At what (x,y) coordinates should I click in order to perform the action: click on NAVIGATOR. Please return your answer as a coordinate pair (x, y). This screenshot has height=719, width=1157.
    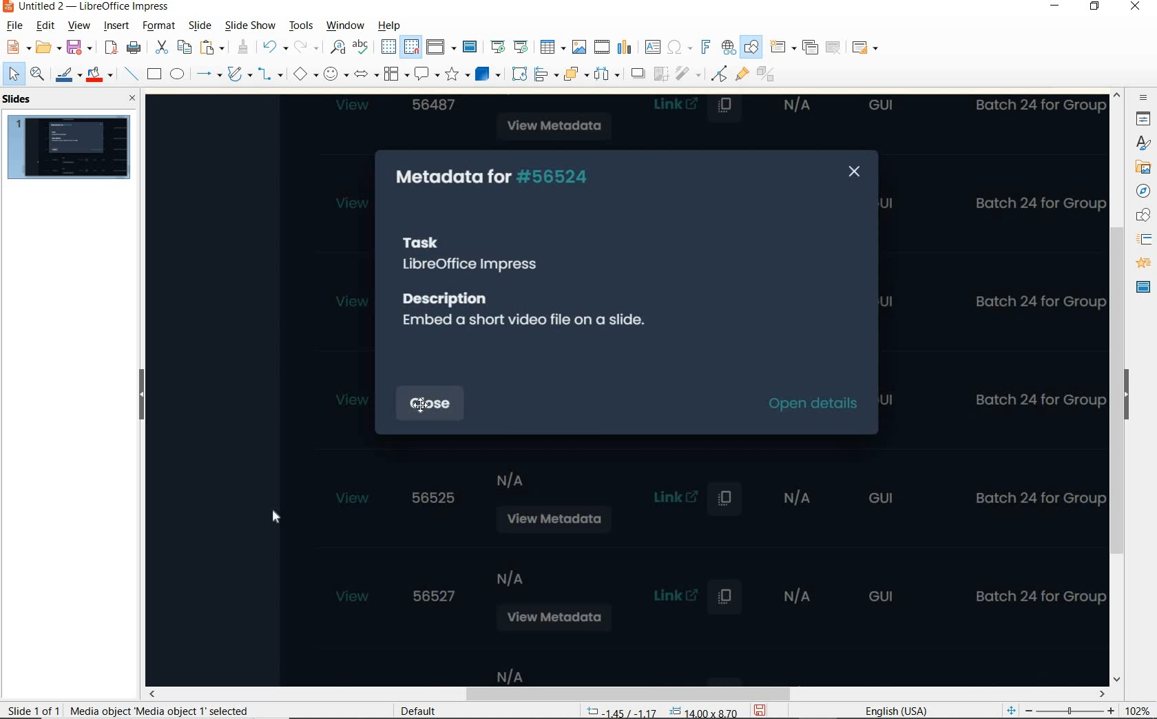
    Looking at the image, I should click on (1143, 193).